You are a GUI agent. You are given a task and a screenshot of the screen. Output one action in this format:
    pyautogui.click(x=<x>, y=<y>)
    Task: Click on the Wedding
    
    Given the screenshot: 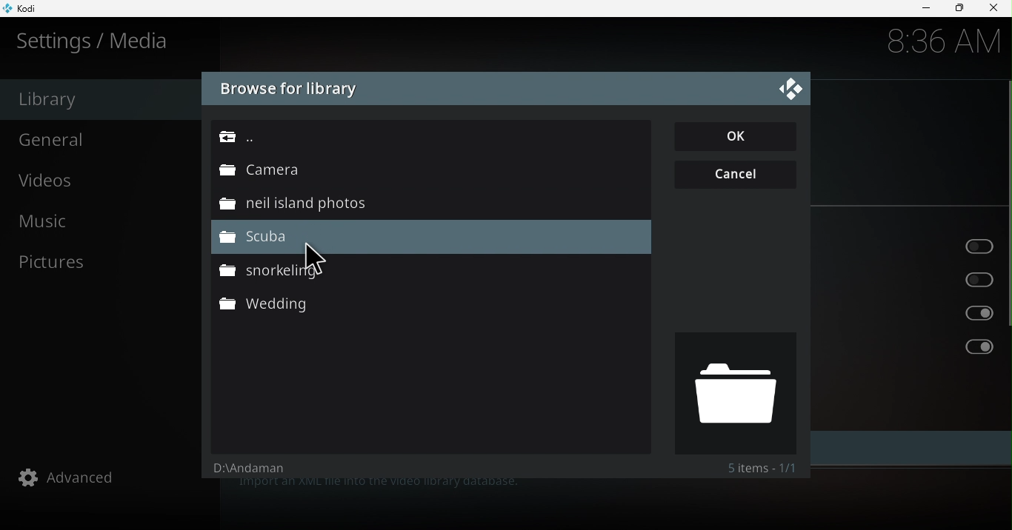 What is the action you would take?
    pyautogui.click(x=428, y=305)
    